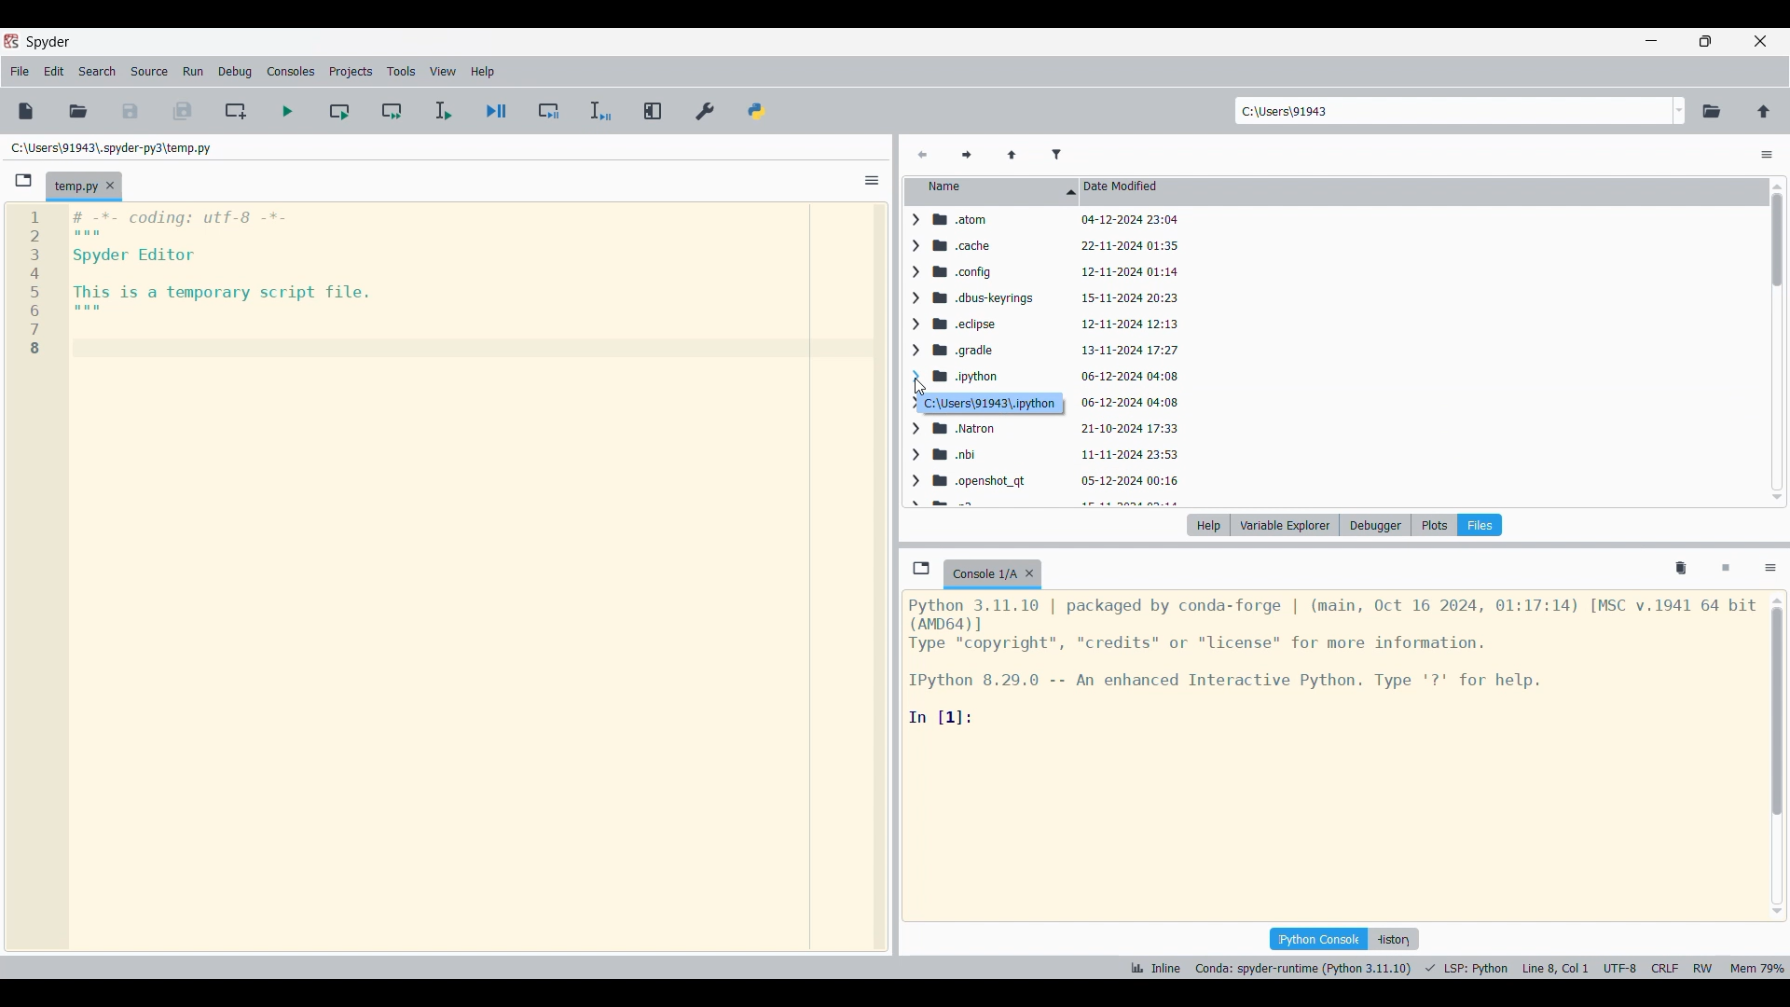 The height and width of the screenshot is (1007, 1790). I want to click on Interrupt kernel, so click(1726, 569).